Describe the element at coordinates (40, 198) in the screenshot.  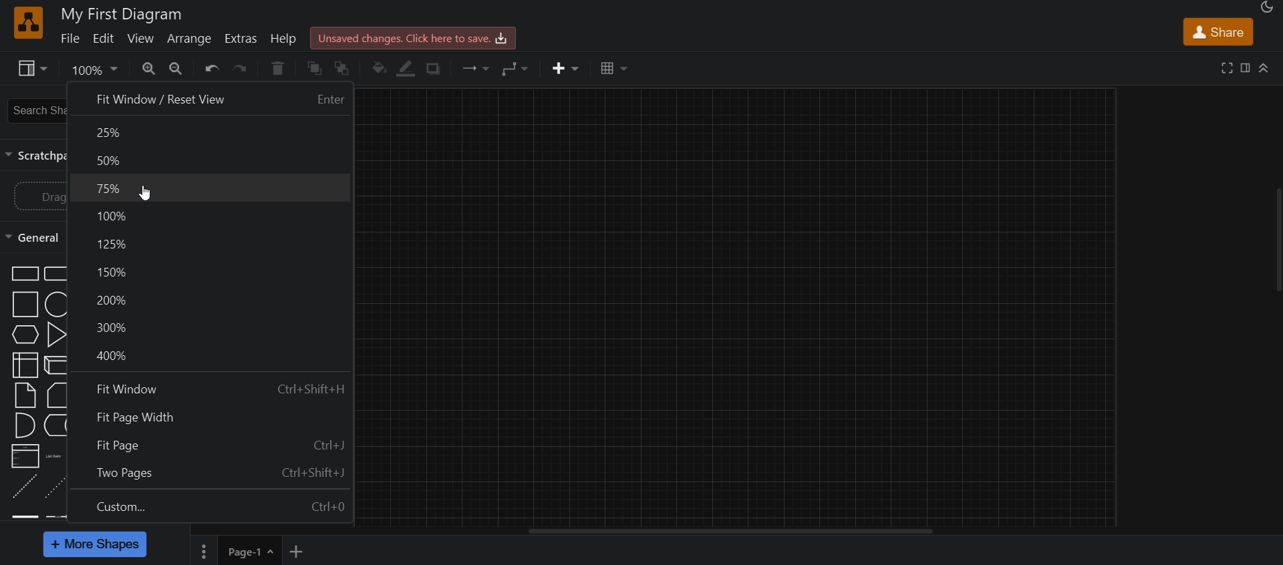
I see `drag elements here` at that location.